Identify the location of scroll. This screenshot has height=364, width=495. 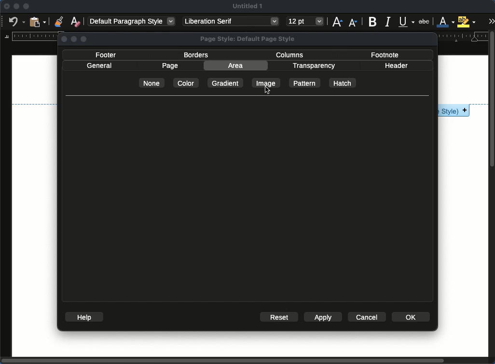
(493, 197).